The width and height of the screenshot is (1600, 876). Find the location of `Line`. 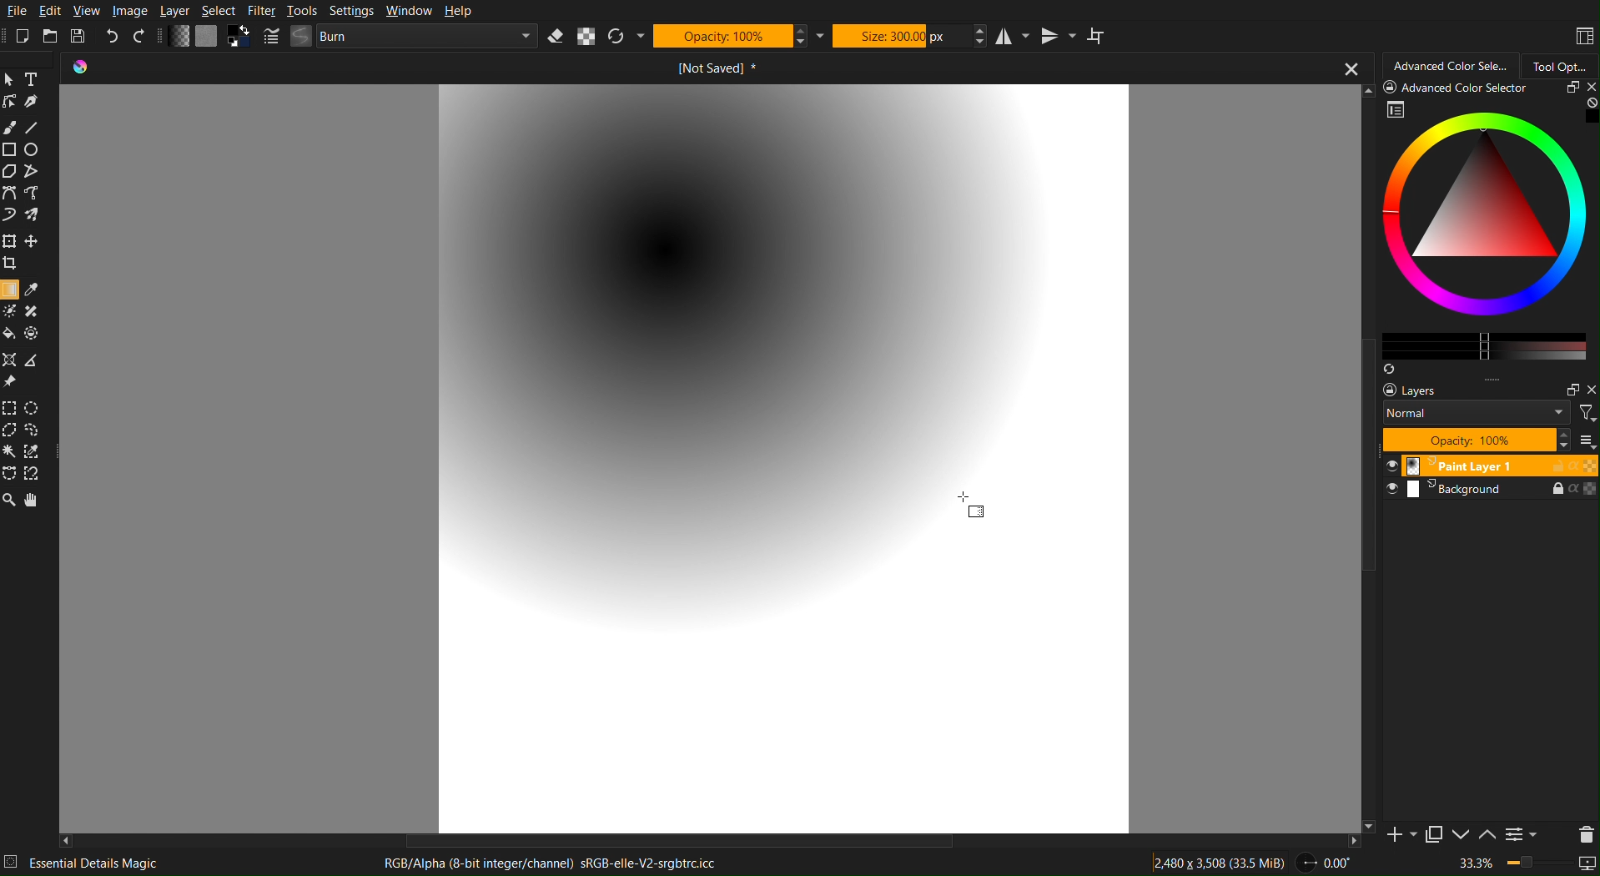

Line is located at coordinates (33, 128).